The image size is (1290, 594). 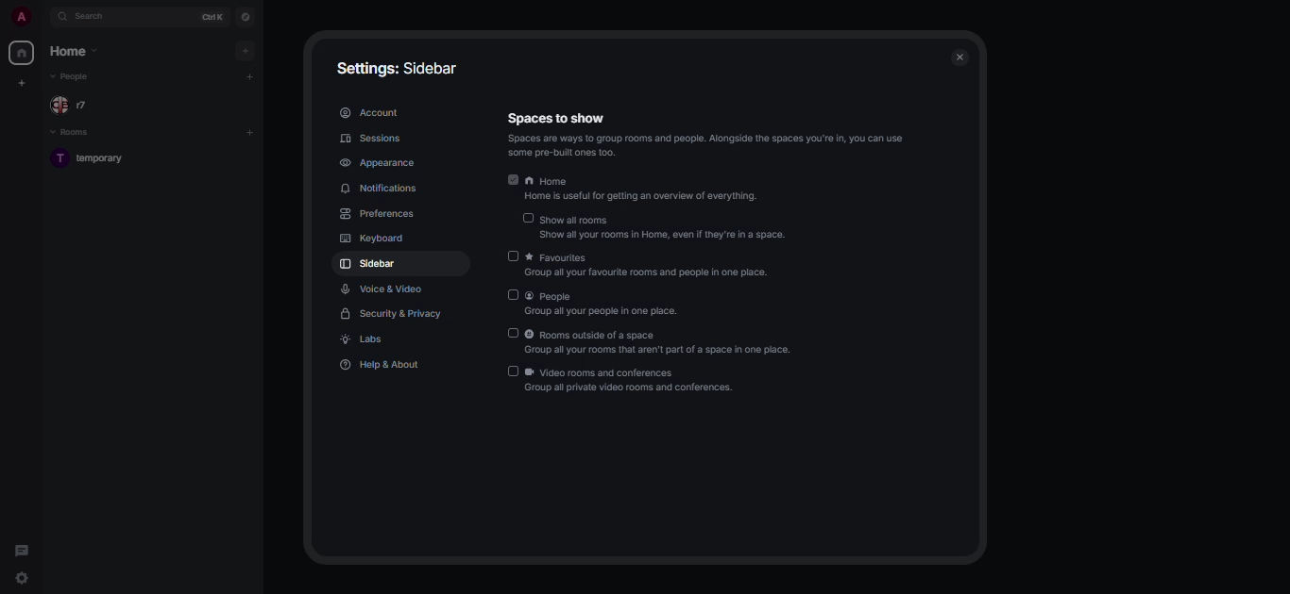 I want to click on room, so click(x=93, y=159).